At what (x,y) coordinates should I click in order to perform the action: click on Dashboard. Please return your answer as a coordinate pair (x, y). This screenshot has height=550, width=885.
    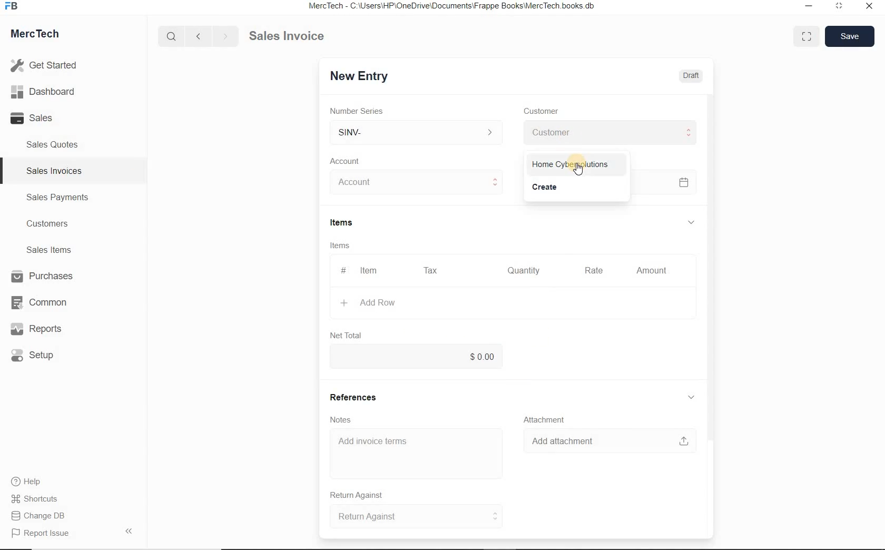
    Looking at the image, I should click on (48, 92).